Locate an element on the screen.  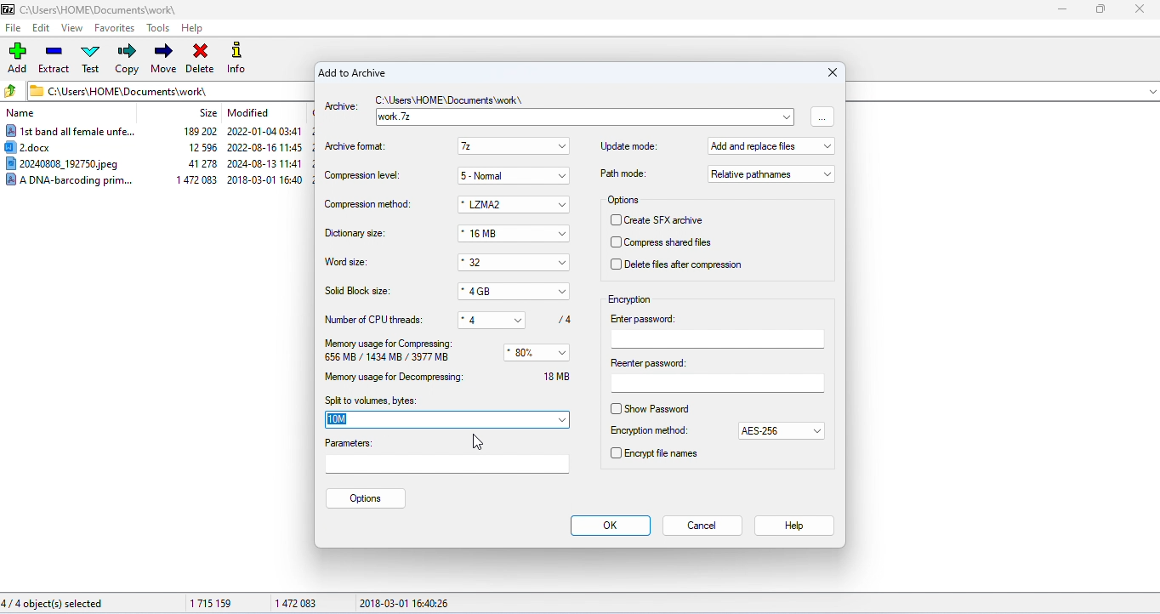
4/4 object(s) selected is located at coordinates (53, 604).